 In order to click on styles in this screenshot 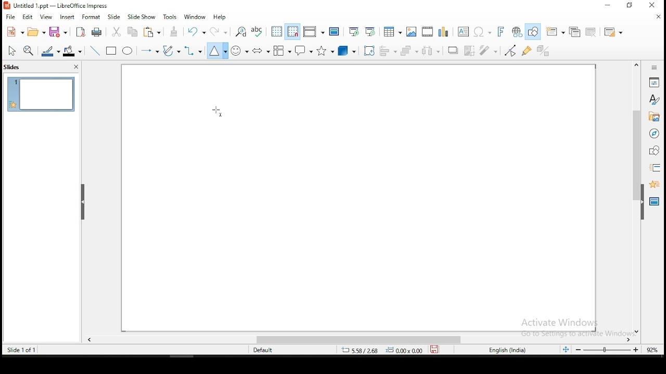, I will do `click(655, 101)`.